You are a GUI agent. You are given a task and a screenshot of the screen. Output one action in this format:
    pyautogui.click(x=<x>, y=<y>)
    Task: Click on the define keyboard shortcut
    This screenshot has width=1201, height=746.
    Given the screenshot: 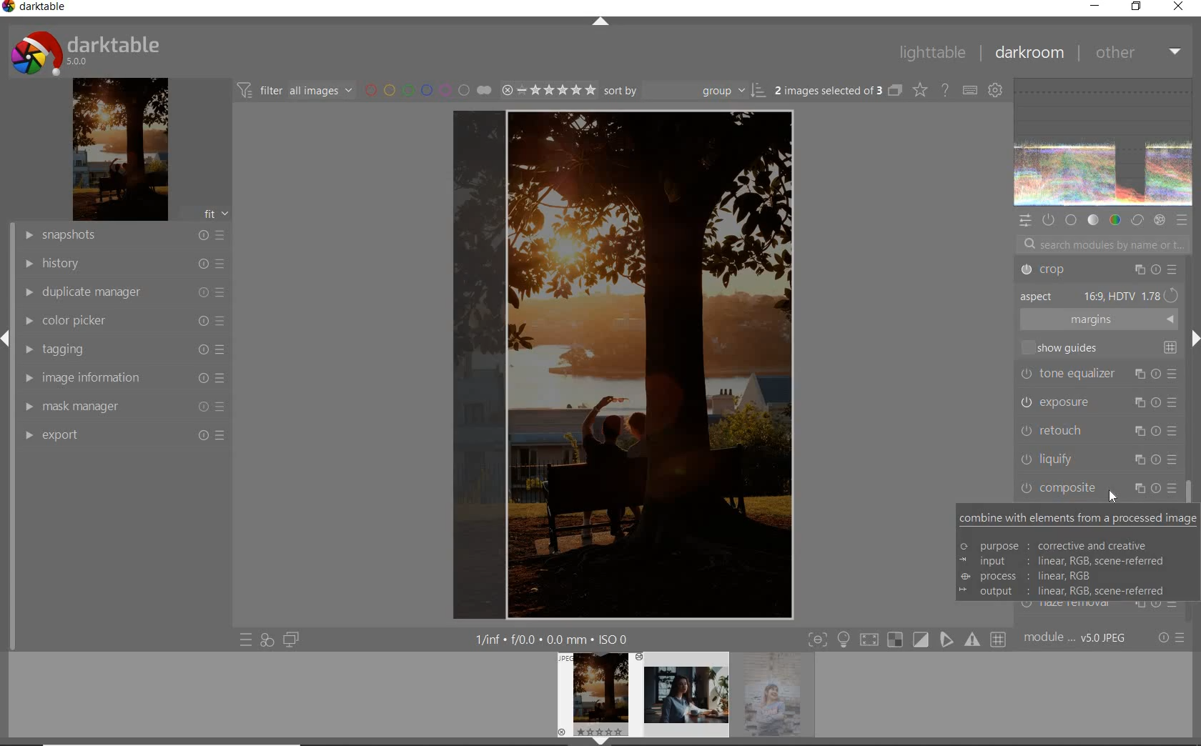 What is the action you would take?
    pyautogui.click(x=969, y=89)
    